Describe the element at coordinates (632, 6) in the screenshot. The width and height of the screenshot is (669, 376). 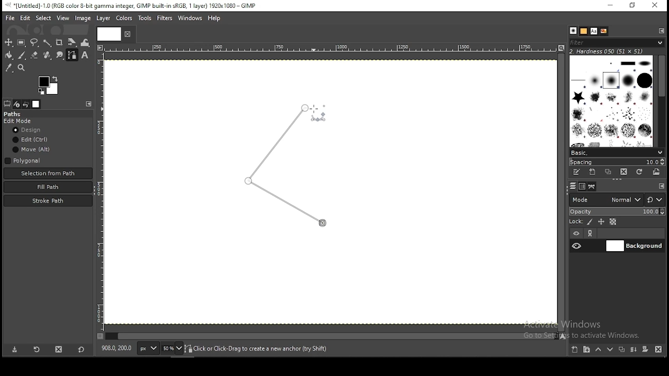
I see `restore` at that location.